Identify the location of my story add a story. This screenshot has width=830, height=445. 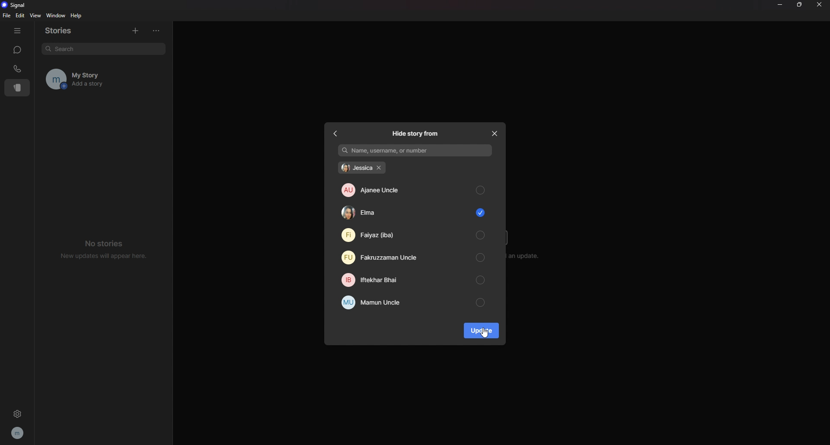
(92, 79).